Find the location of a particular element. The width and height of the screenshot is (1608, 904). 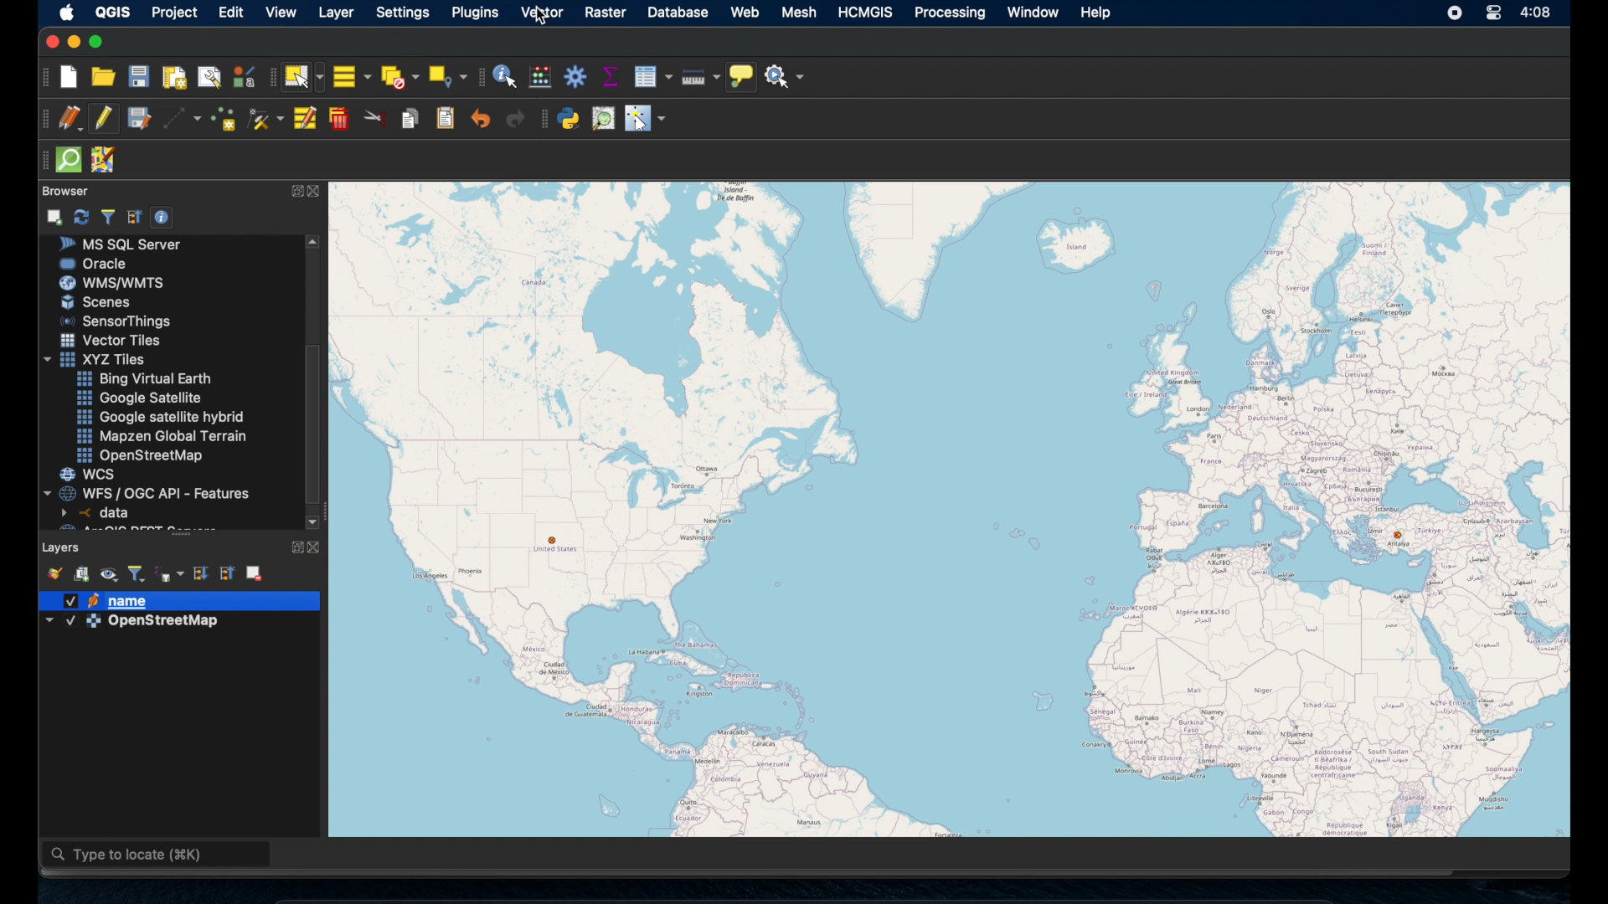

open field calculator is located at coordinates (539, 76).